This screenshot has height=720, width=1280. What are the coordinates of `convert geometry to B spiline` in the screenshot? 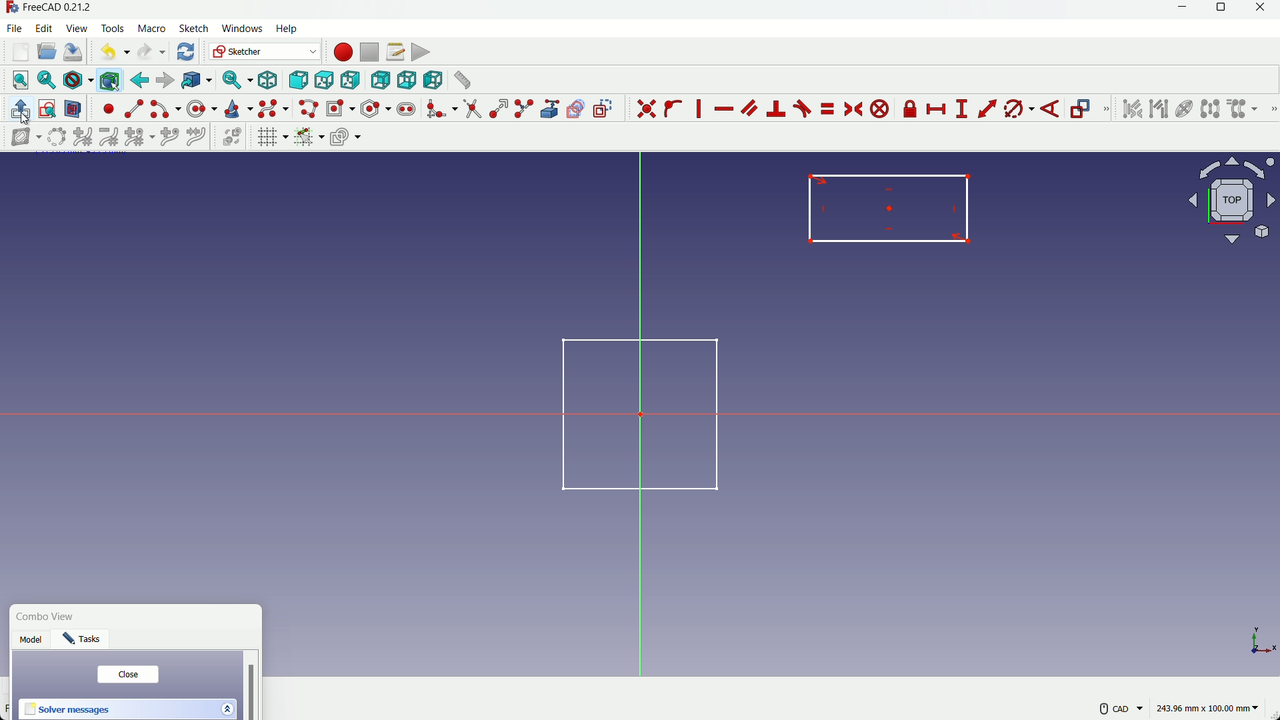 It's located at (54, 138).